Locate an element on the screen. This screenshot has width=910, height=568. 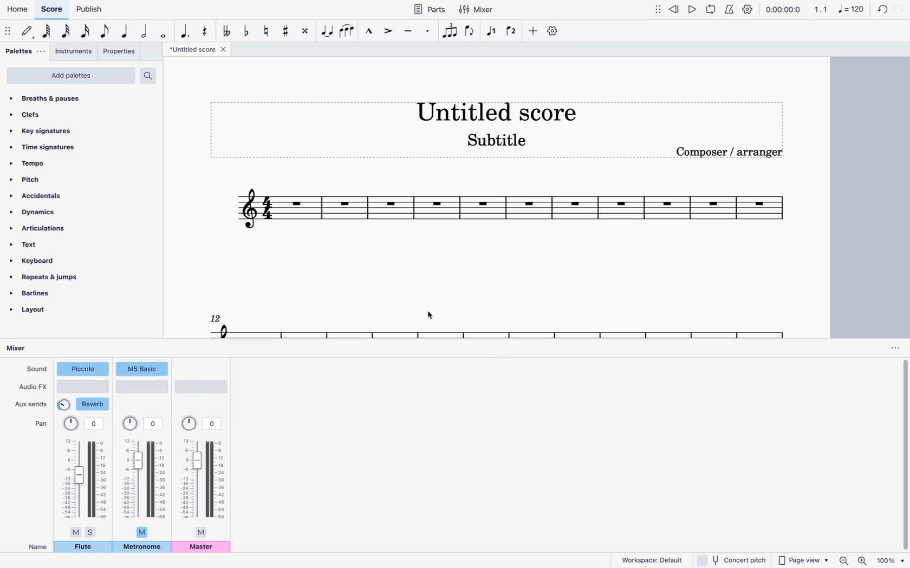
parts is located at coordinates (429, 9).